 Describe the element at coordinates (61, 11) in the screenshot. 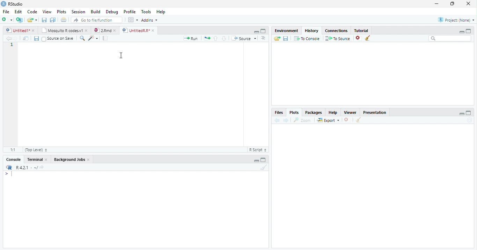

I see `Plots` at that location.